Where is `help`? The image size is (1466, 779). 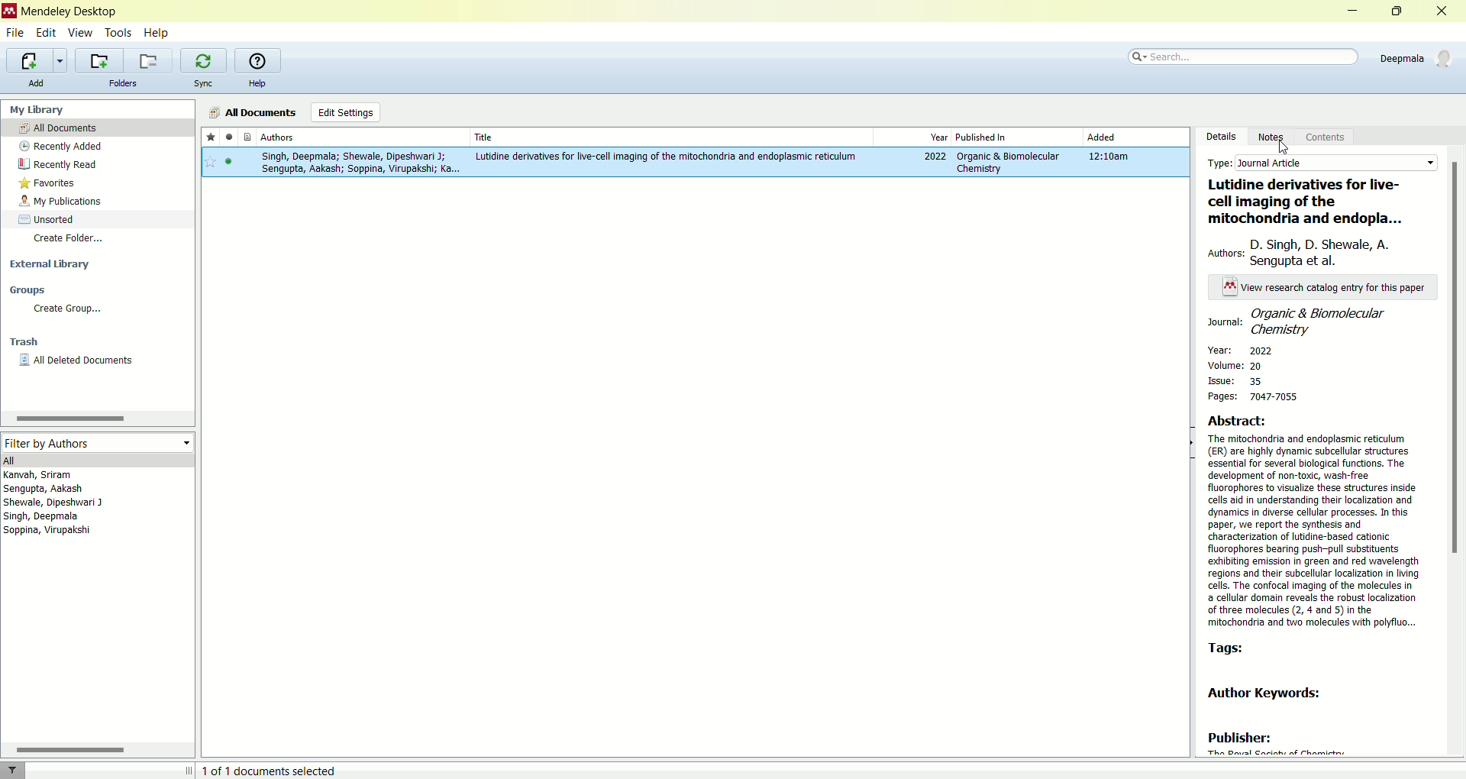 help is located at coordinates (159, 34).